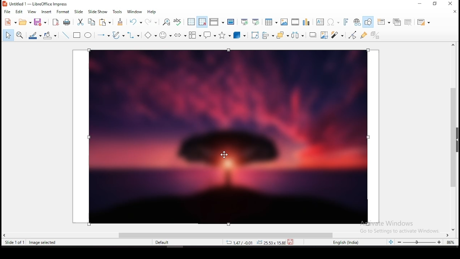  What do you see at coordinates (225, 35) in the screenshot?
I see `stars and banners` at bounding box center [225, 35].